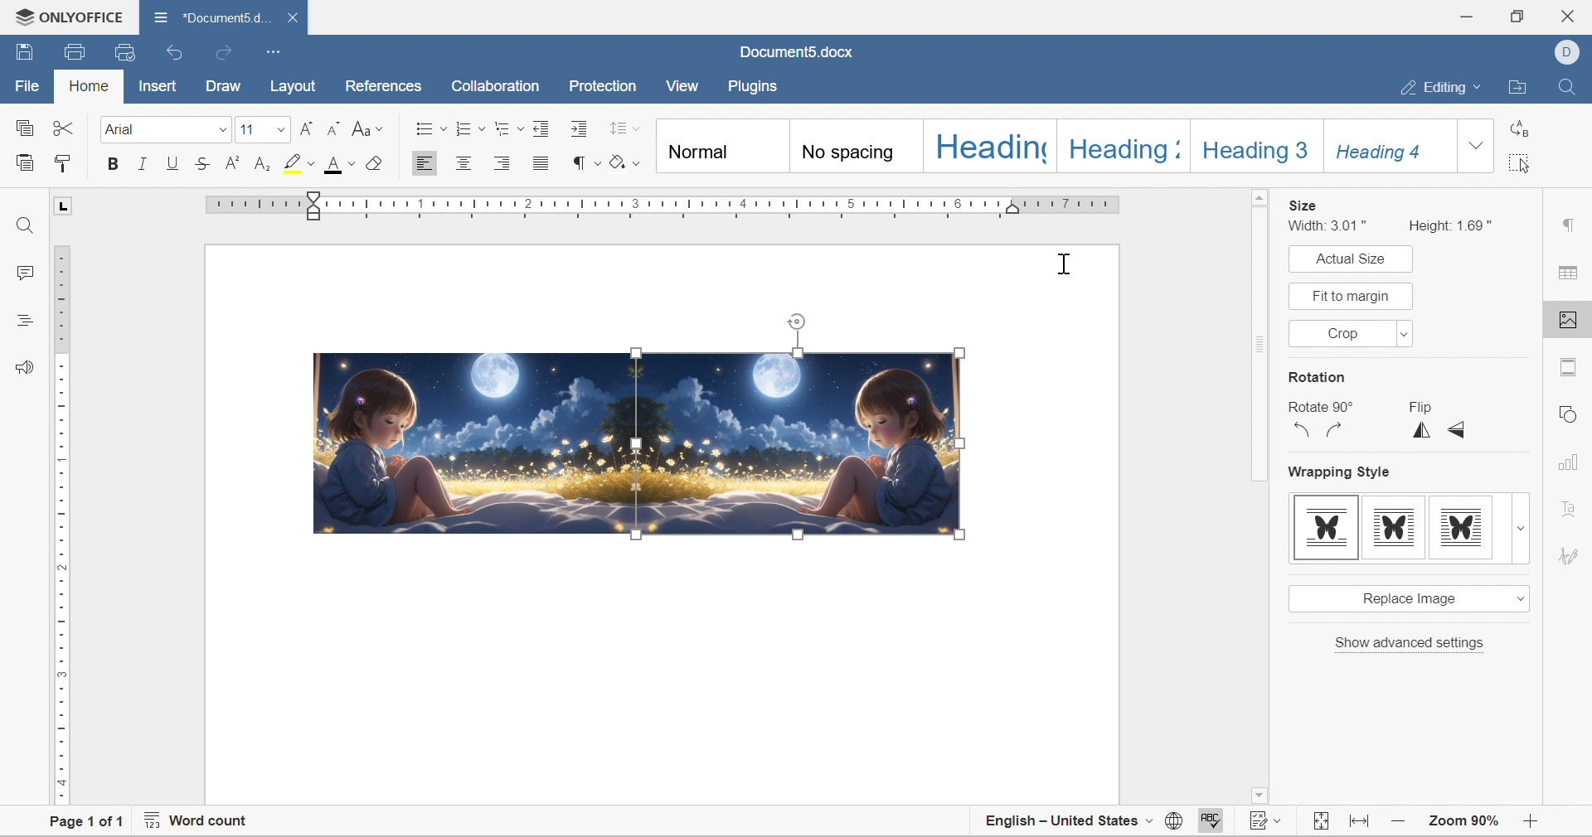 This screenshot has height=837, width=1592. I want to click on square, so click(1393, 528).